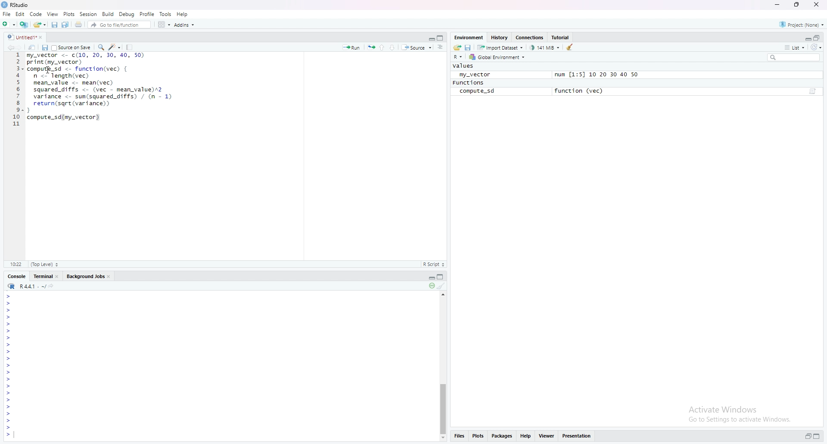 The height and width of the screenshot is (444, 827). I want to click on Plots, so click(478, 435).